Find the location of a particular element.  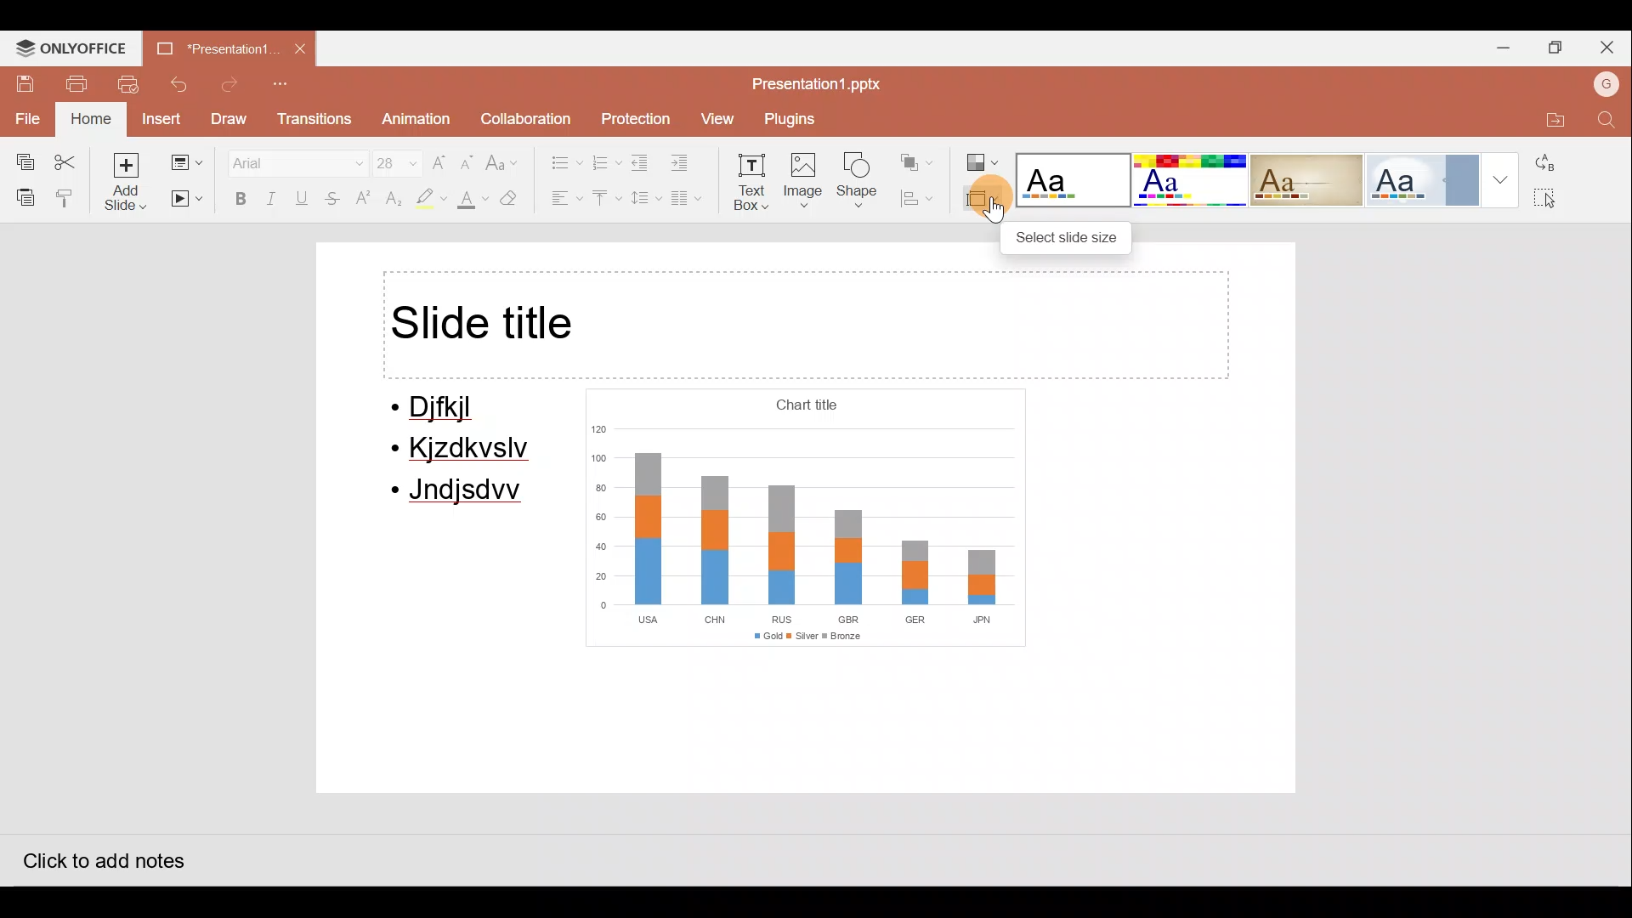

Print file is located at coordinates (76, 82).